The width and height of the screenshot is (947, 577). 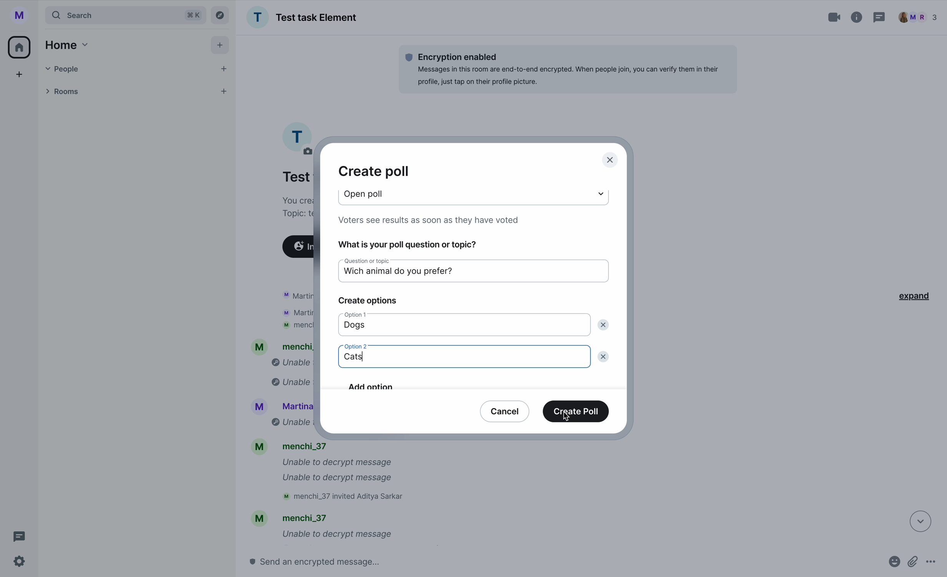 What do you see at coordinates (355, 359) in the screenshot?
I see `cats` at bounding box center [355, 359].